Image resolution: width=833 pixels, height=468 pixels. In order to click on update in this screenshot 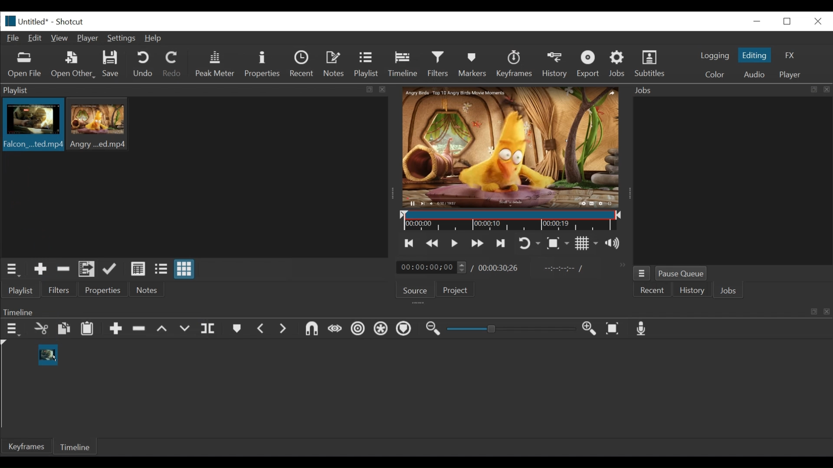, I will do `click(112, 271)`.